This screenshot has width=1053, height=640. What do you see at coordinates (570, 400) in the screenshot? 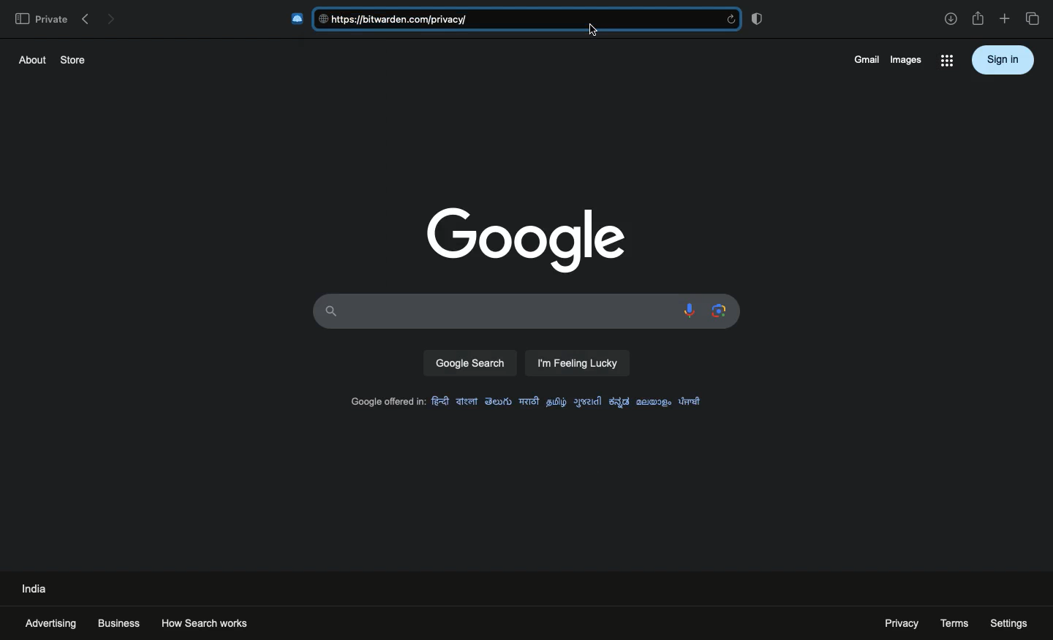
I see `languages ` at bounding box center [570, 400].